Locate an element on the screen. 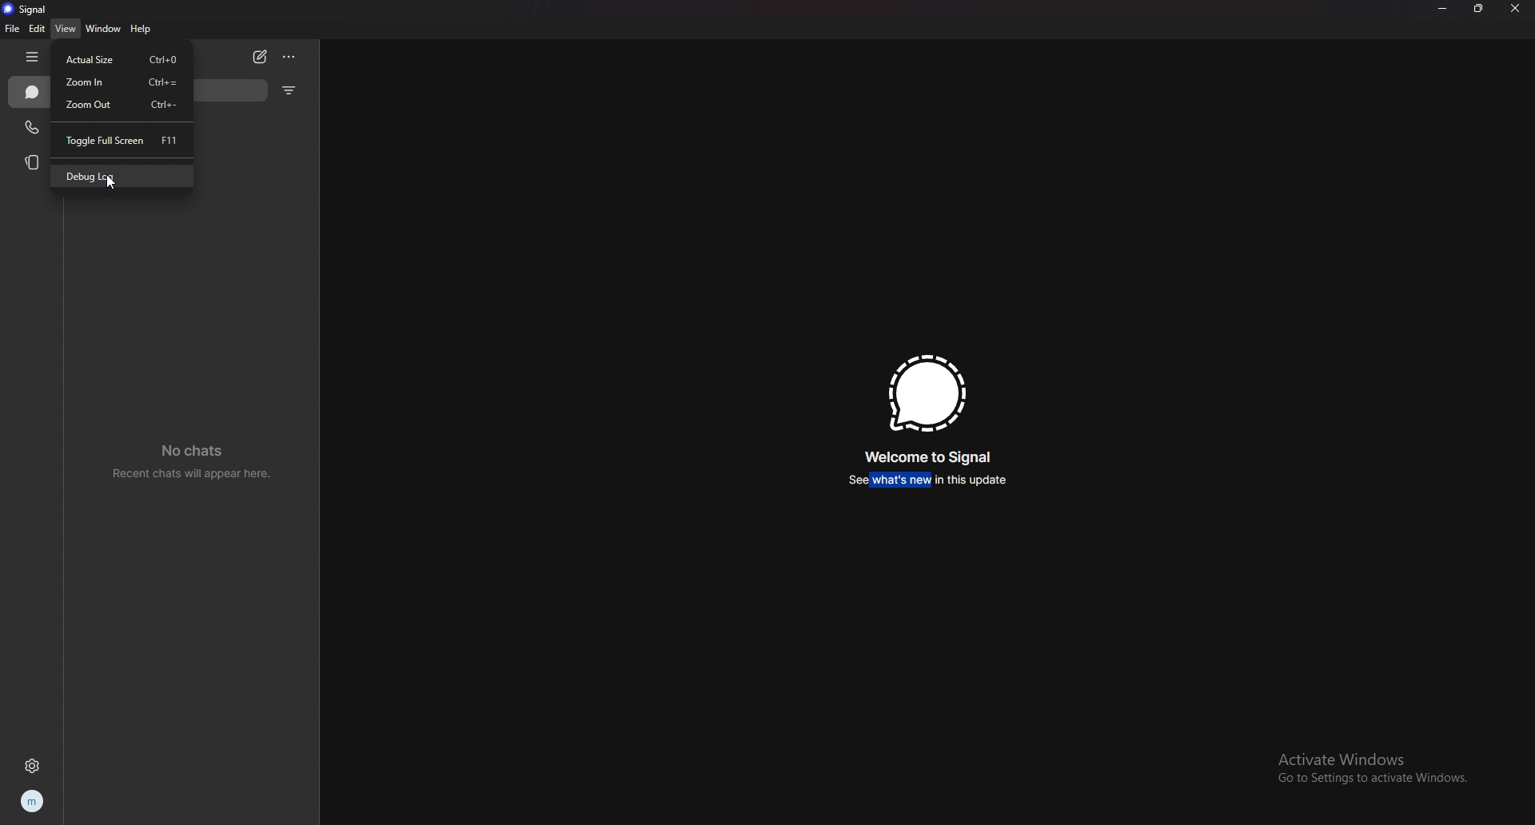 This screenshot has width=1535, height=825. toggle full screen is located at coordinates (137, 140).